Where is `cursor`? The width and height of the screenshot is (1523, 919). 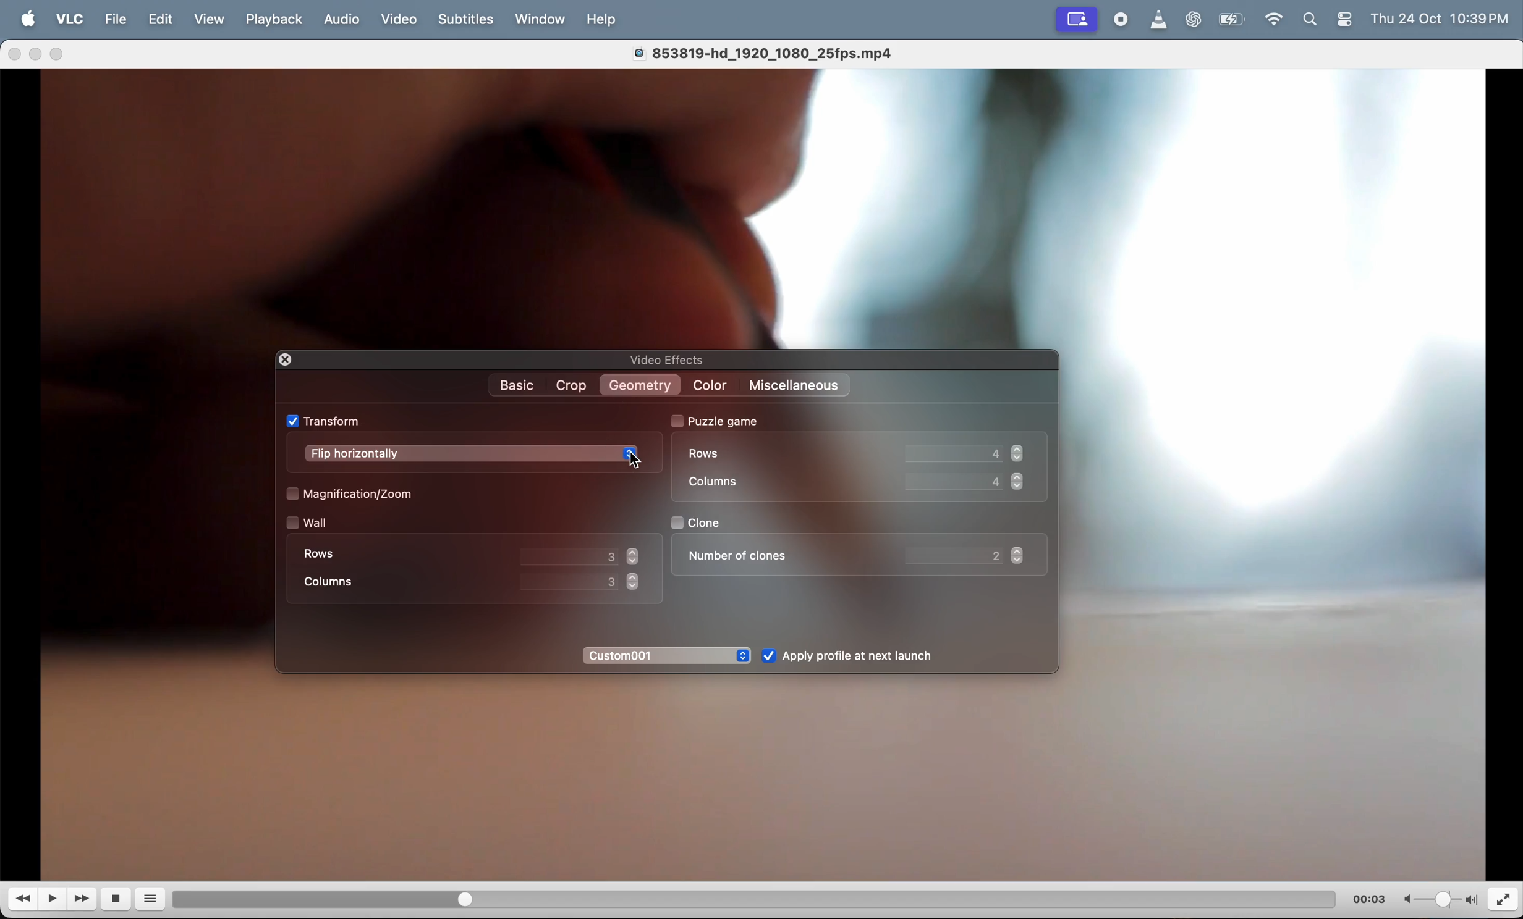
cursor is located at coordinates (635, 458).